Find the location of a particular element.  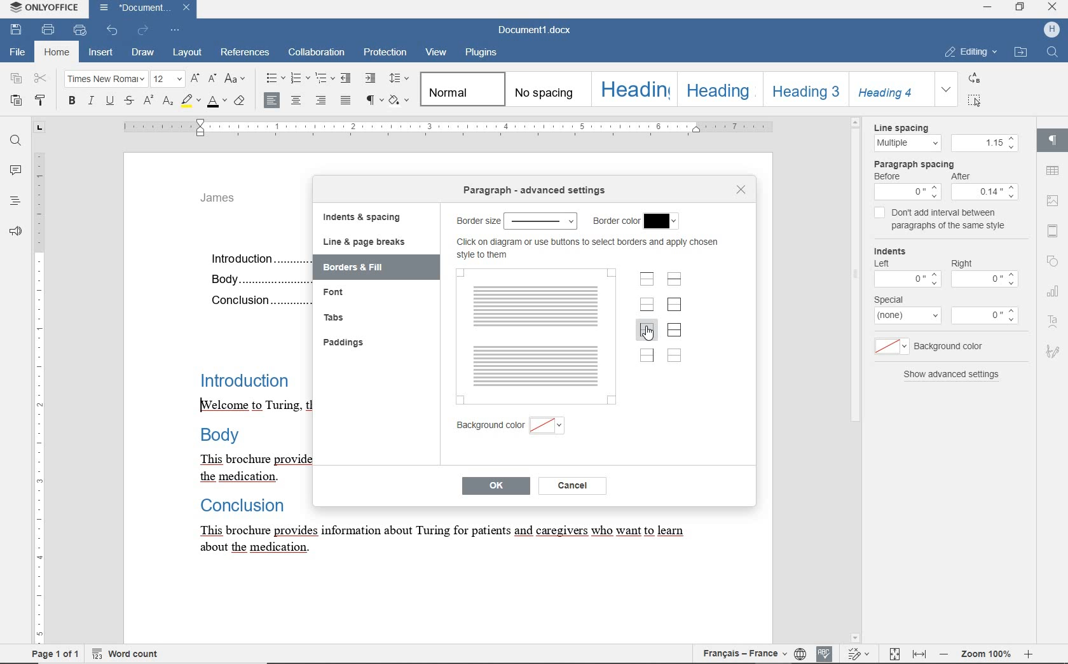

copy is located at coordinates (18, 80).